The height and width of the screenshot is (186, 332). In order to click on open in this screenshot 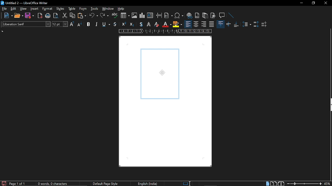, I will do `click(19, 16)`.